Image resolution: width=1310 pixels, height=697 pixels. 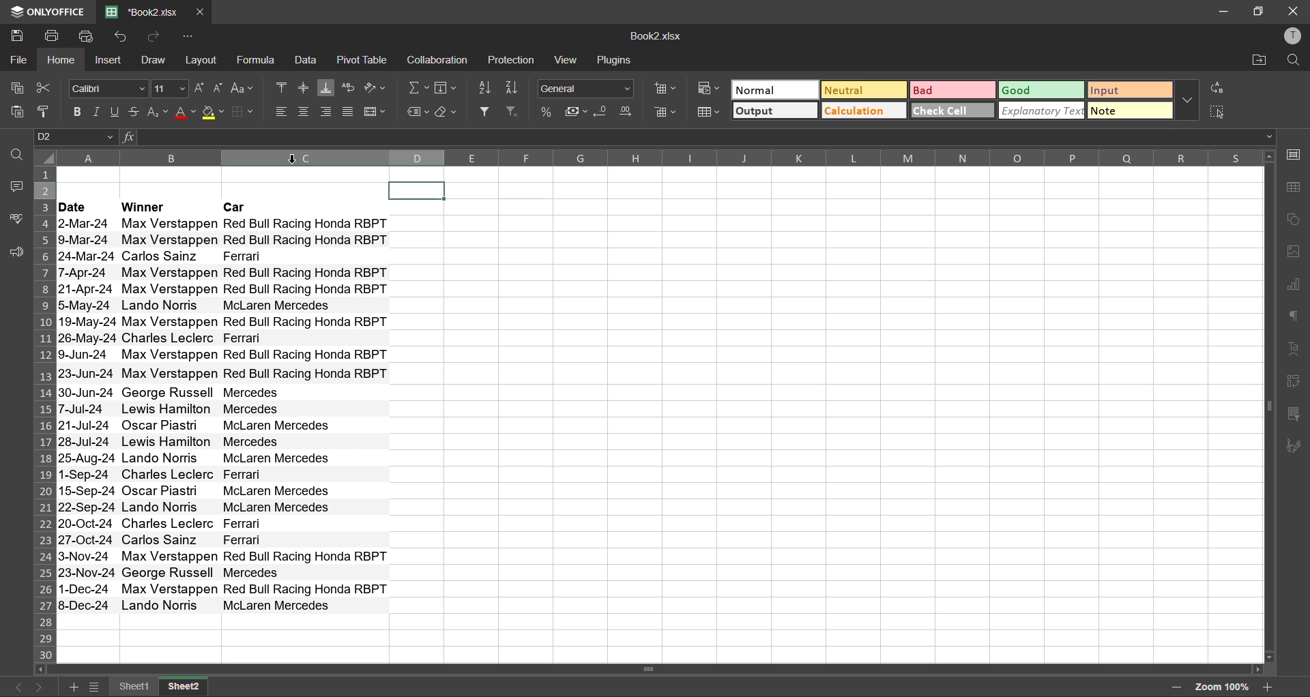 I want to click on font color, so click(x=184, y=113).